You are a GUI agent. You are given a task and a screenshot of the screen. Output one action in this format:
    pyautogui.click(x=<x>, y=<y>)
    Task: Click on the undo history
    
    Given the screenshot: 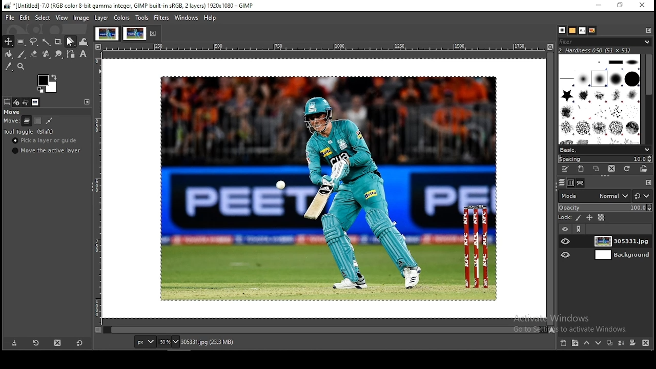 What is the action you would take?
    pyautogui.click(x=27, y=102)
    